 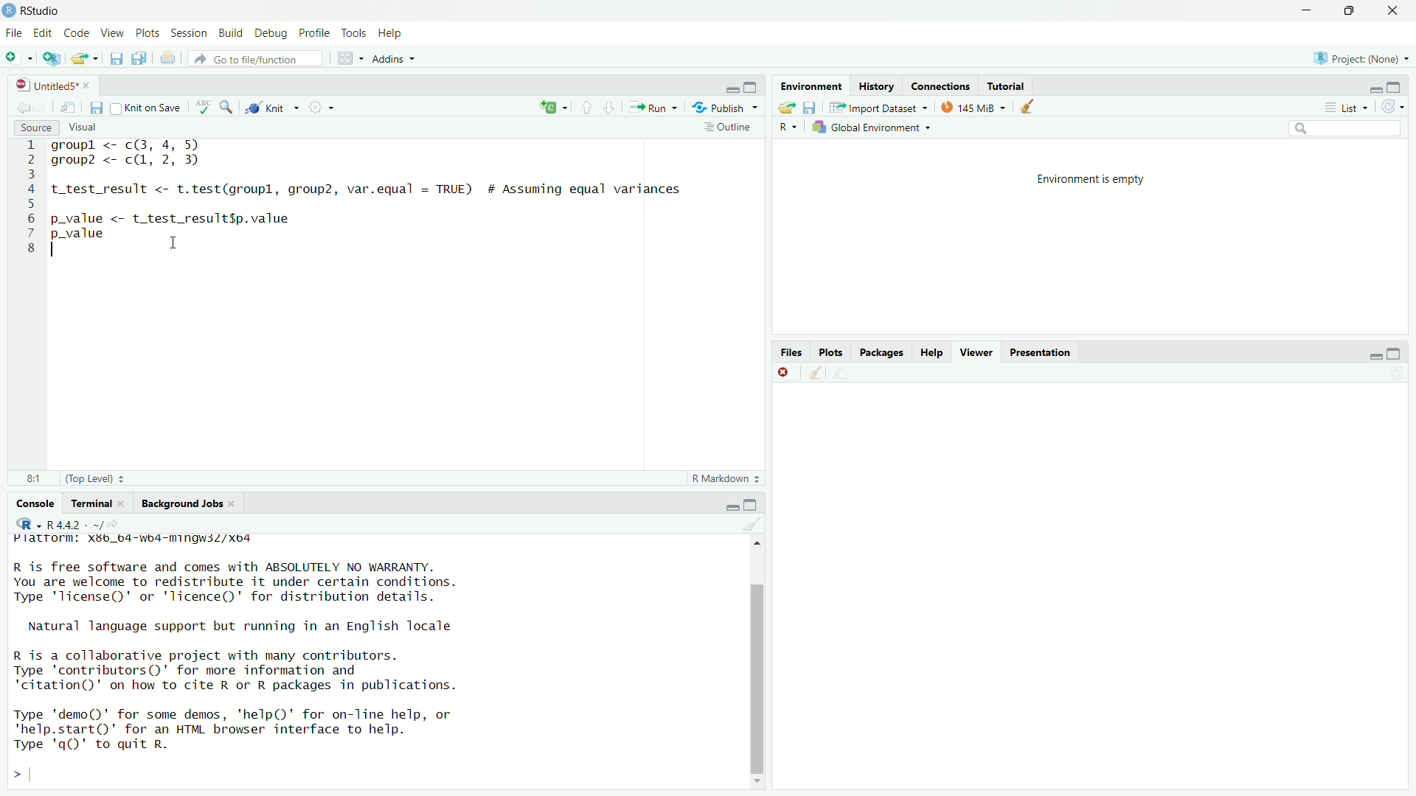 I want to click on Tools, so click(x=355, y=32).